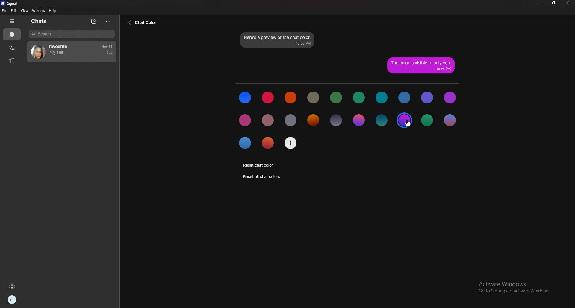 Image resolution: width=575 pixels, height=308 pixels. What do you see at coordinates (567, 3) in the screenshot?
I see `close` at bounding box center [567, 3].